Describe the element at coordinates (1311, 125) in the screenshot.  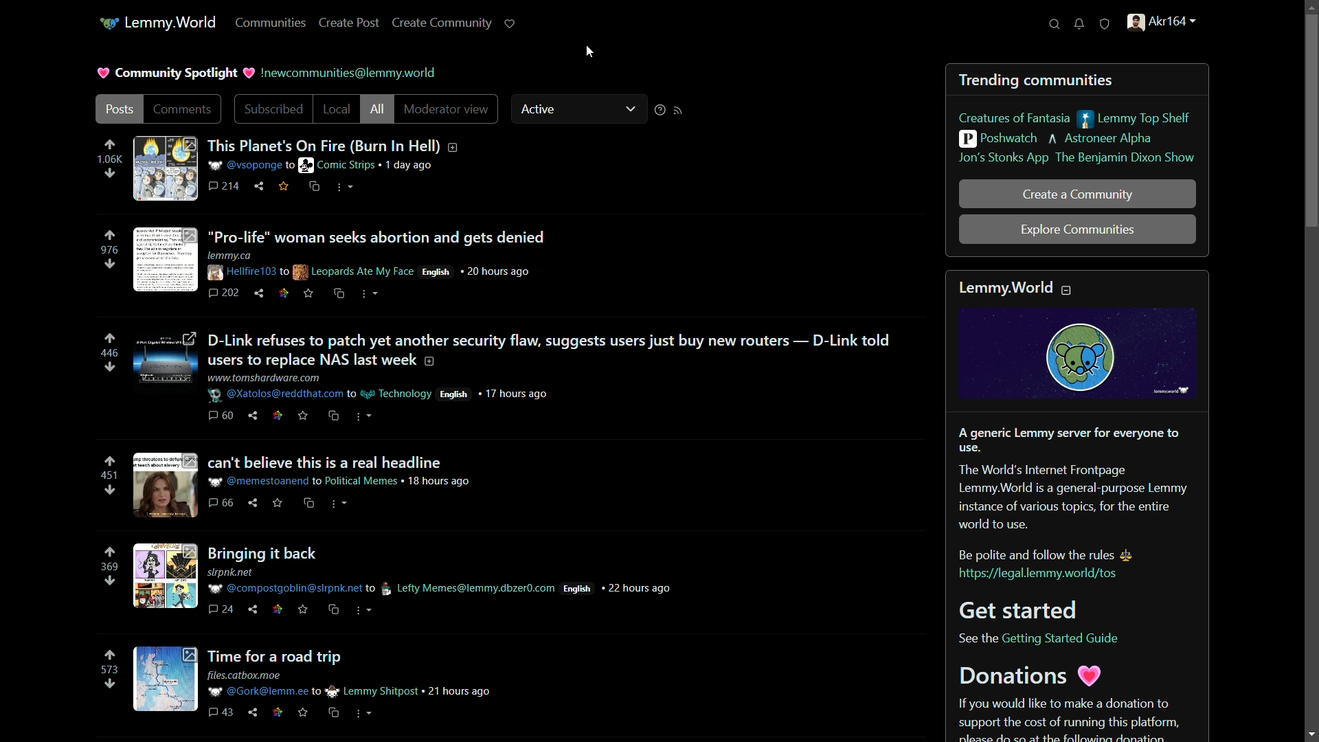
I see `scroll bar` at that location.